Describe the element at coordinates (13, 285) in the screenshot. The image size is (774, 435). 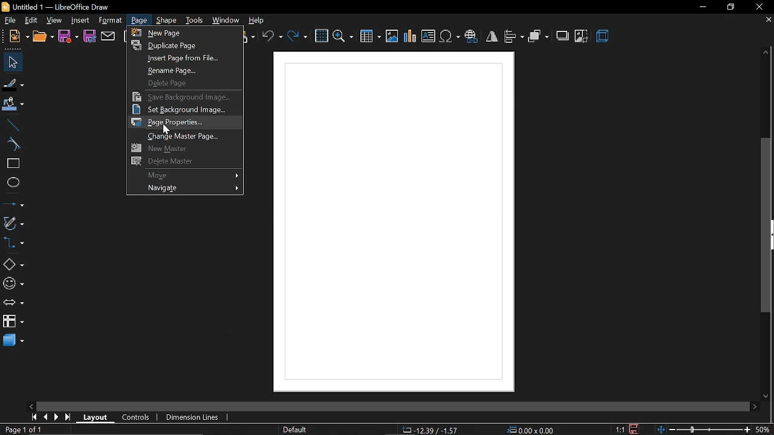
I see `symbol shapes` at that location.